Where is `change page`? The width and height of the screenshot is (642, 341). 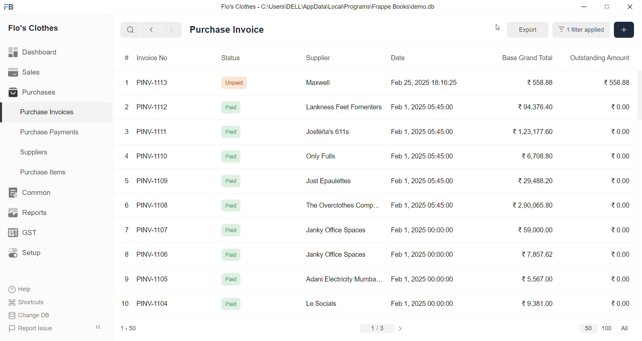
change page is located at coordinates (401, 328).